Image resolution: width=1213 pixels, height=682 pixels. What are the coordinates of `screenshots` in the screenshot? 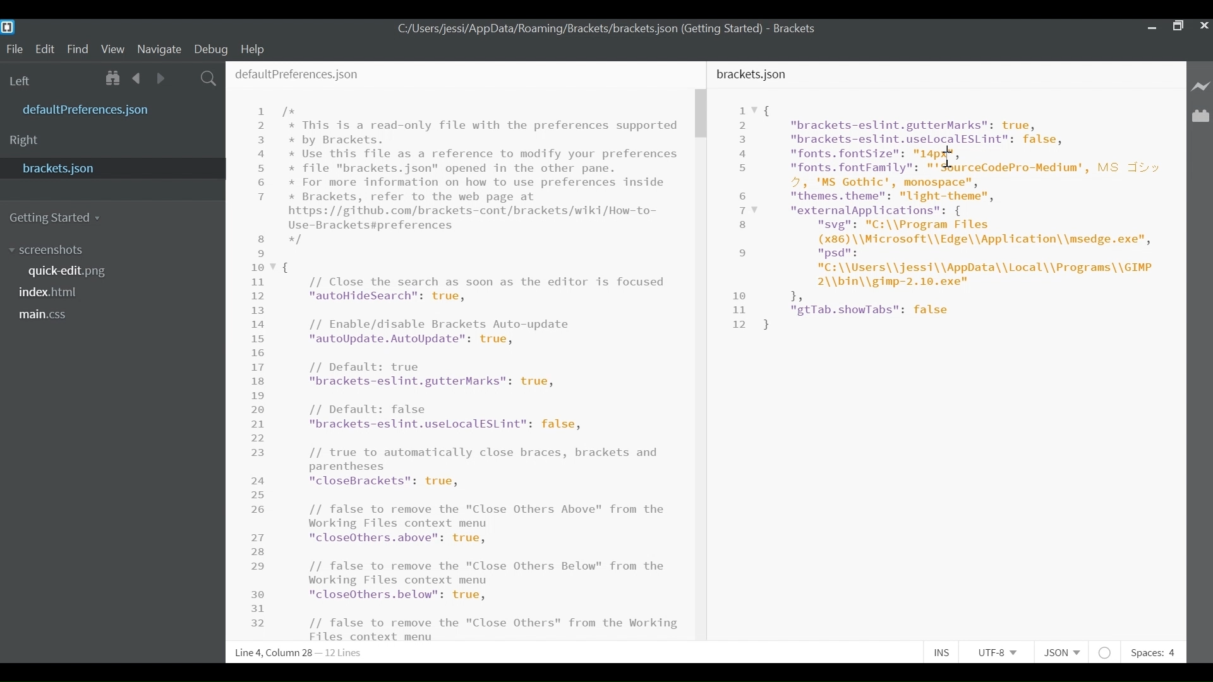 It's located at (46, 250).